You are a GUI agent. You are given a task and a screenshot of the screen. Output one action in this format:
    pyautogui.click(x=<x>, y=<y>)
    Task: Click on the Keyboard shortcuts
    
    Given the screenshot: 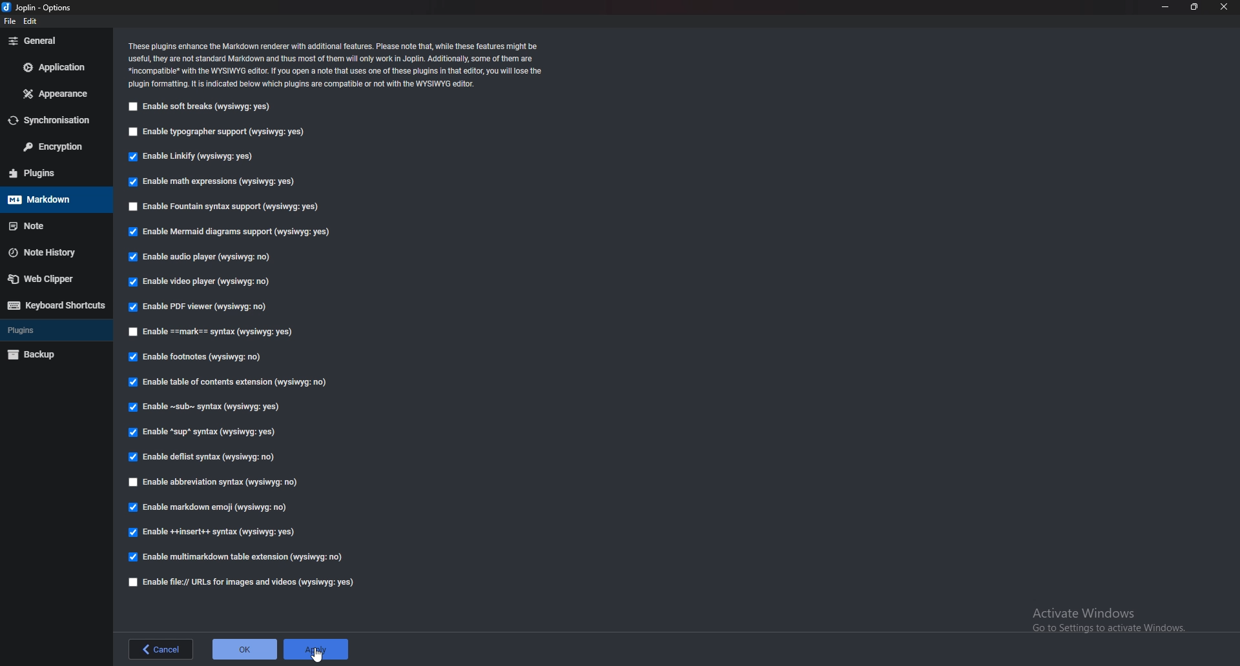 What is the action you would take?
    pyautogui.click(x=57, y=304)
    